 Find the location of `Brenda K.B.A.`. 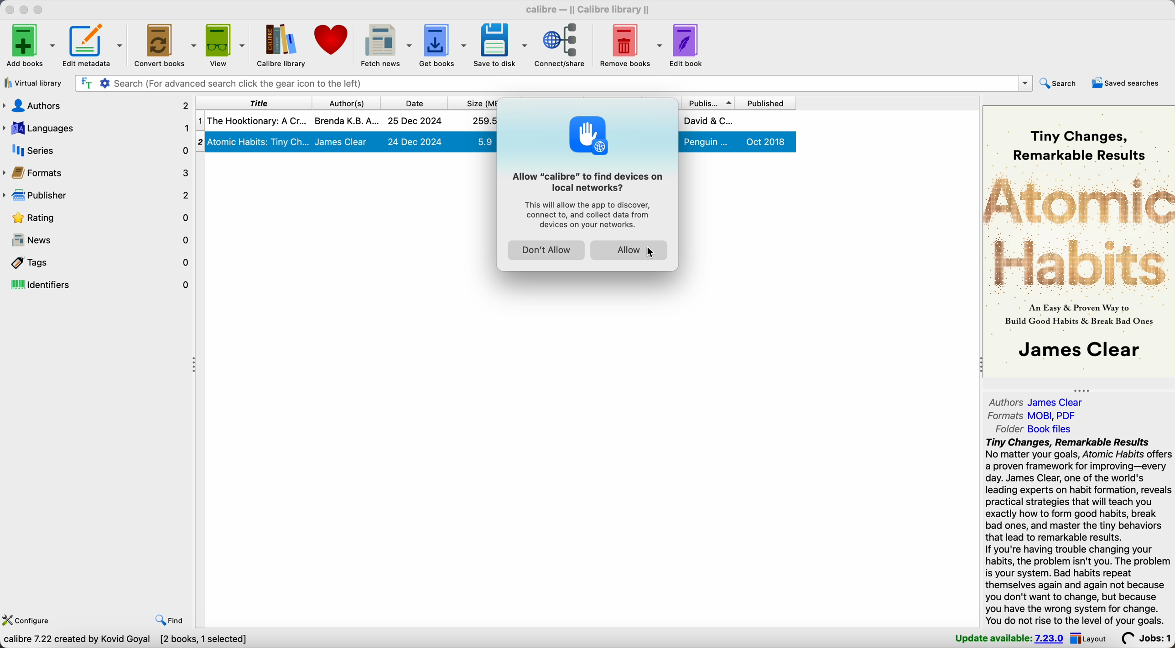

Brenda K.B.A. is located at coordinates (347, 120).